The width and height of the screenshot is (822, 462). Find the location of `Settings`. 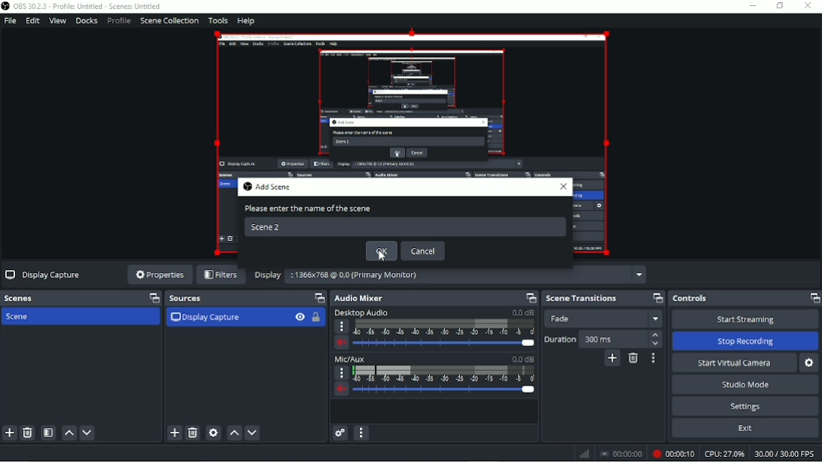

Settings is located at coordinates (747, 406).